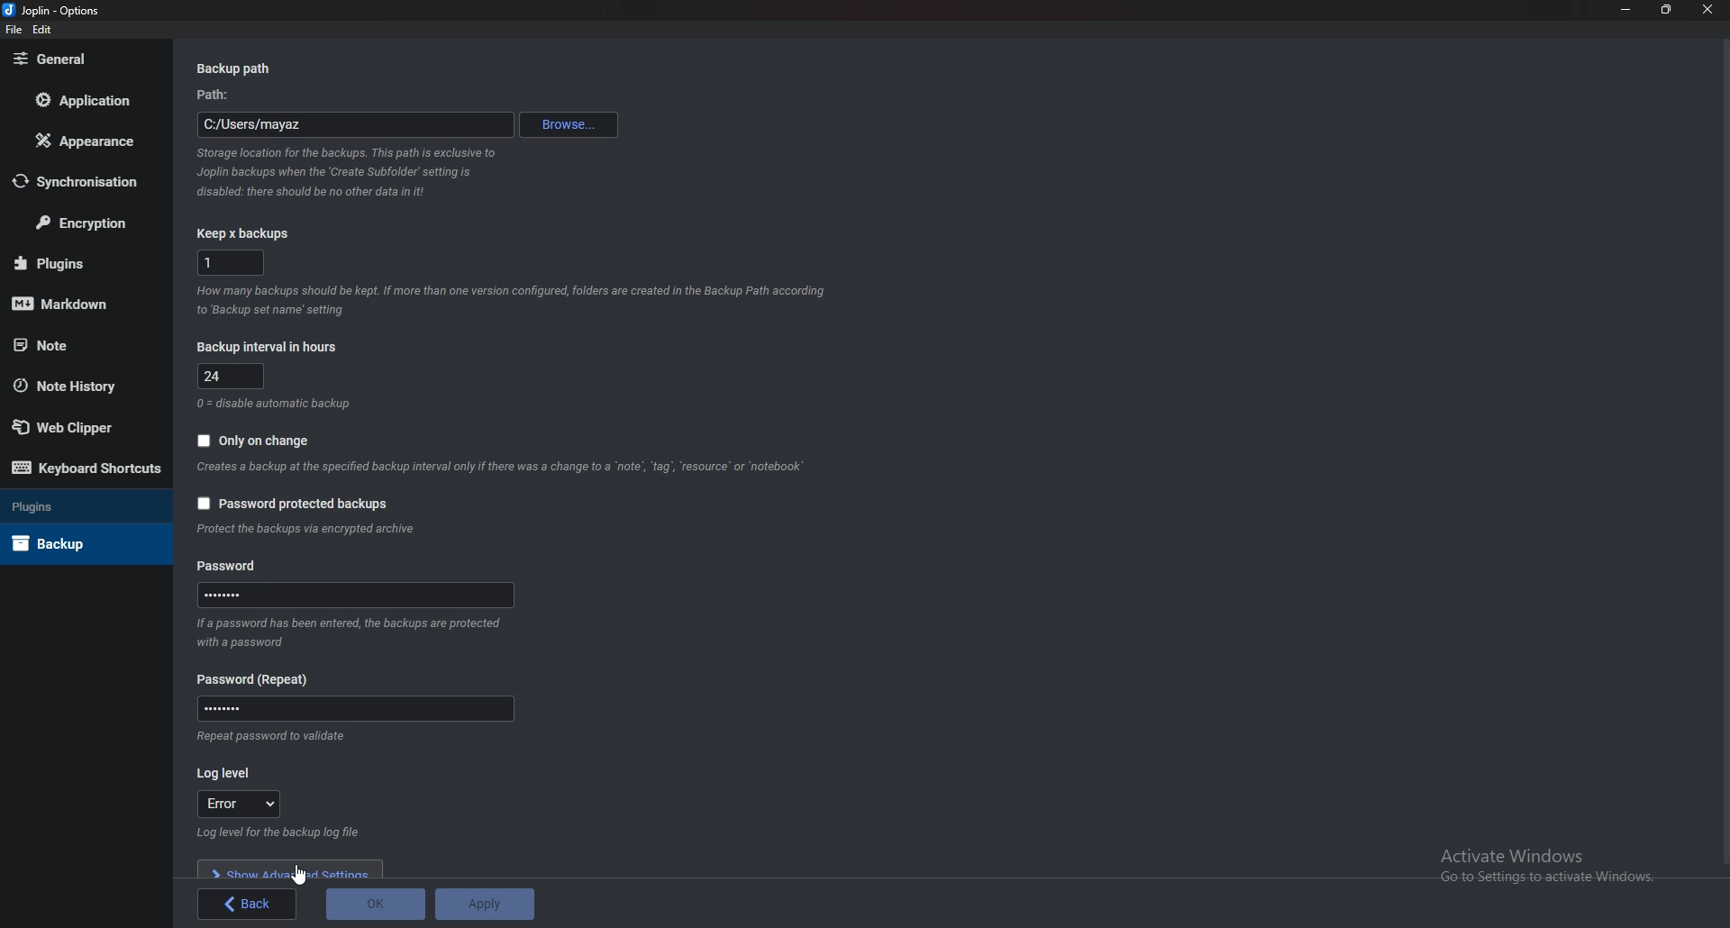  Describe the element at coordinates (504, 467) in the screenshot. I see `Info` at that location.